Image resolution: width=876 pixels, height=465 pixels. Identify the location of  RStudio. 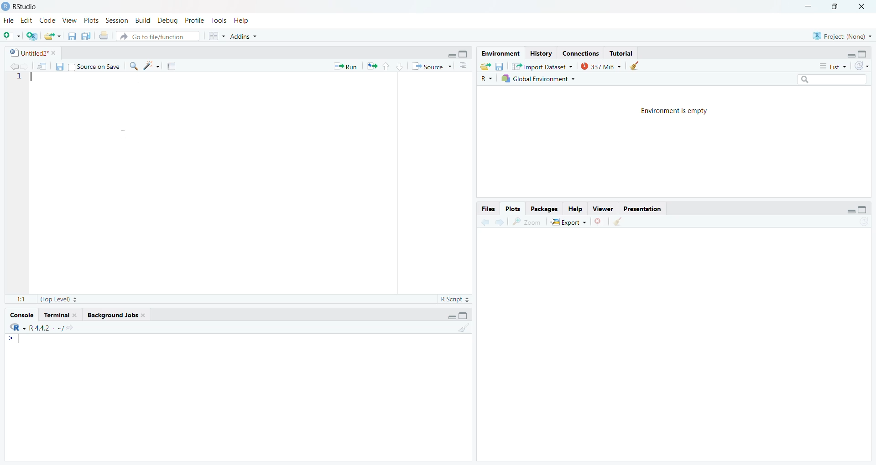
(21, 5).